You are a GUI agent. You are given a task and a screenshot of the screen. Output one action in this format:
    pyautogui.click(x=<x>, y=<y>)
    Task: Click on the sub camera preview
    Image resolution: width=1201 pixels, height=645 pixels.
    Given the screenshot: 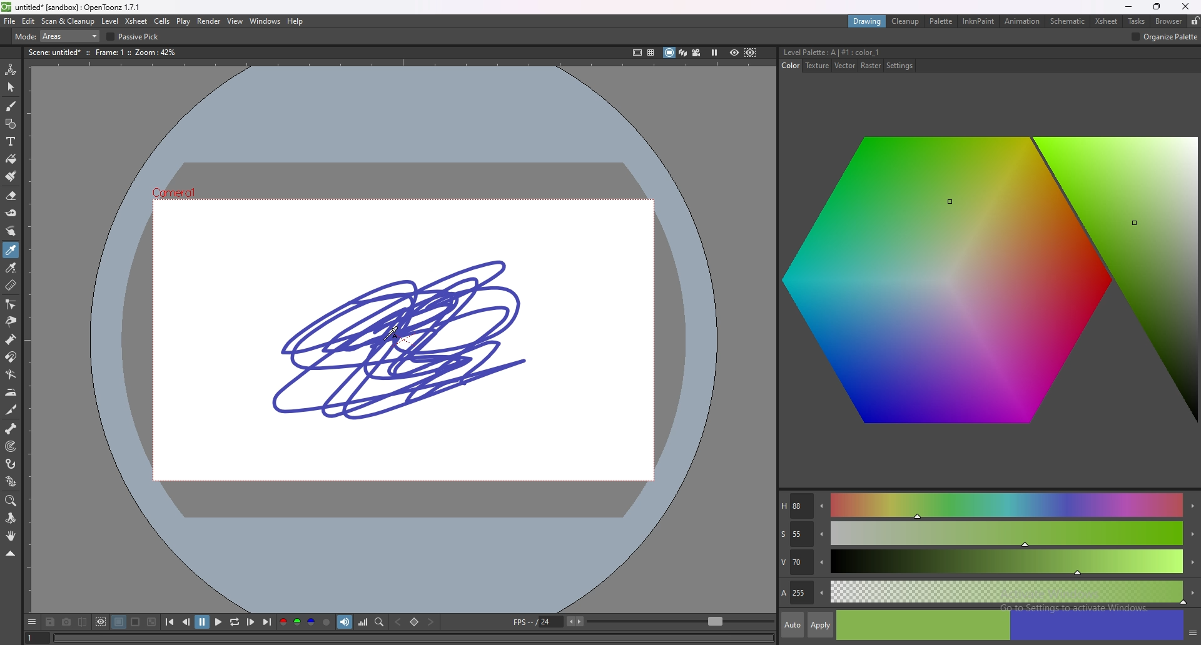 What is the action you would take?
    pyautogui.click(x=750, y=52)
    